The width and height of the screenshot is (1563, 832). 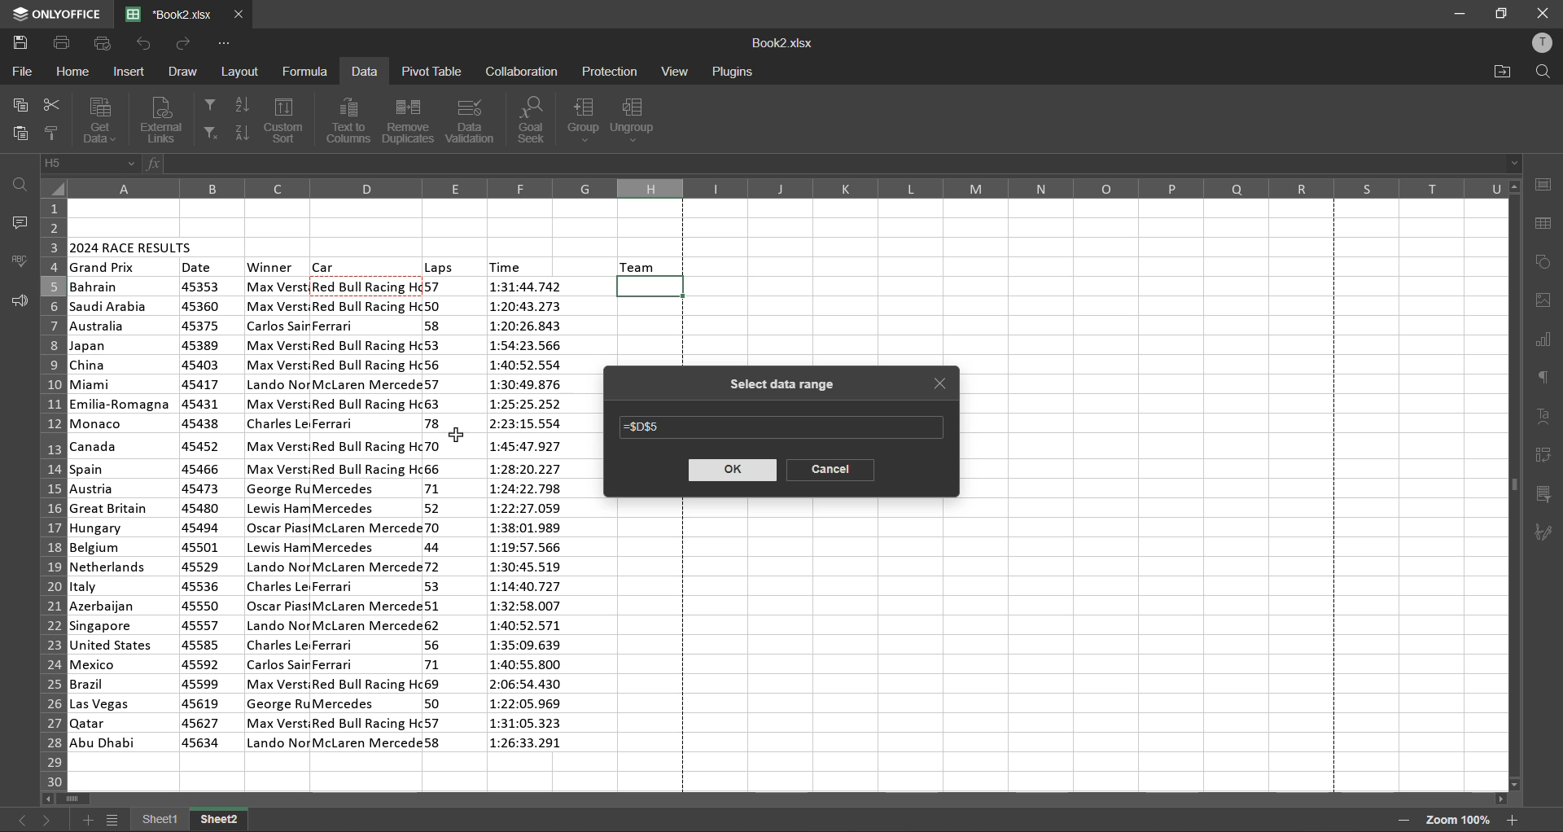 What do you see at coordinates (48, 817) in the screenshot?
I see `next` at bounding box center [48, 817].